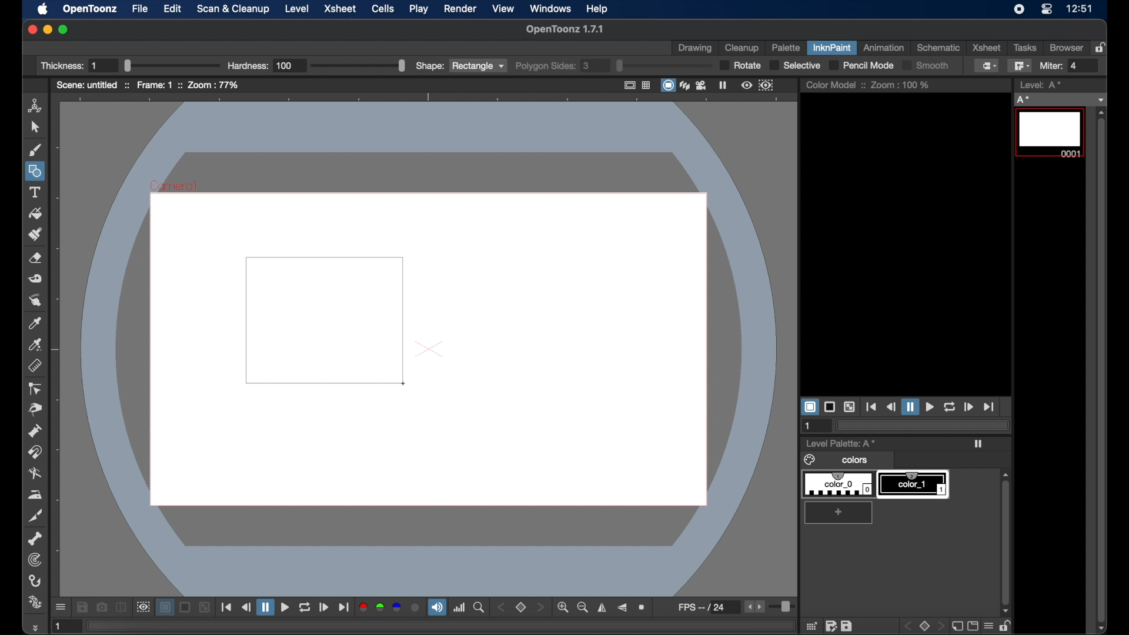  I want to click on blue channel, so click(396, 607).